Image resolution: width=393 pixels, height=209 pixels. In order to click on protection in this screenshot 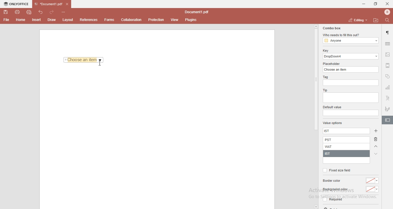, I will do `click(156, 20)`.